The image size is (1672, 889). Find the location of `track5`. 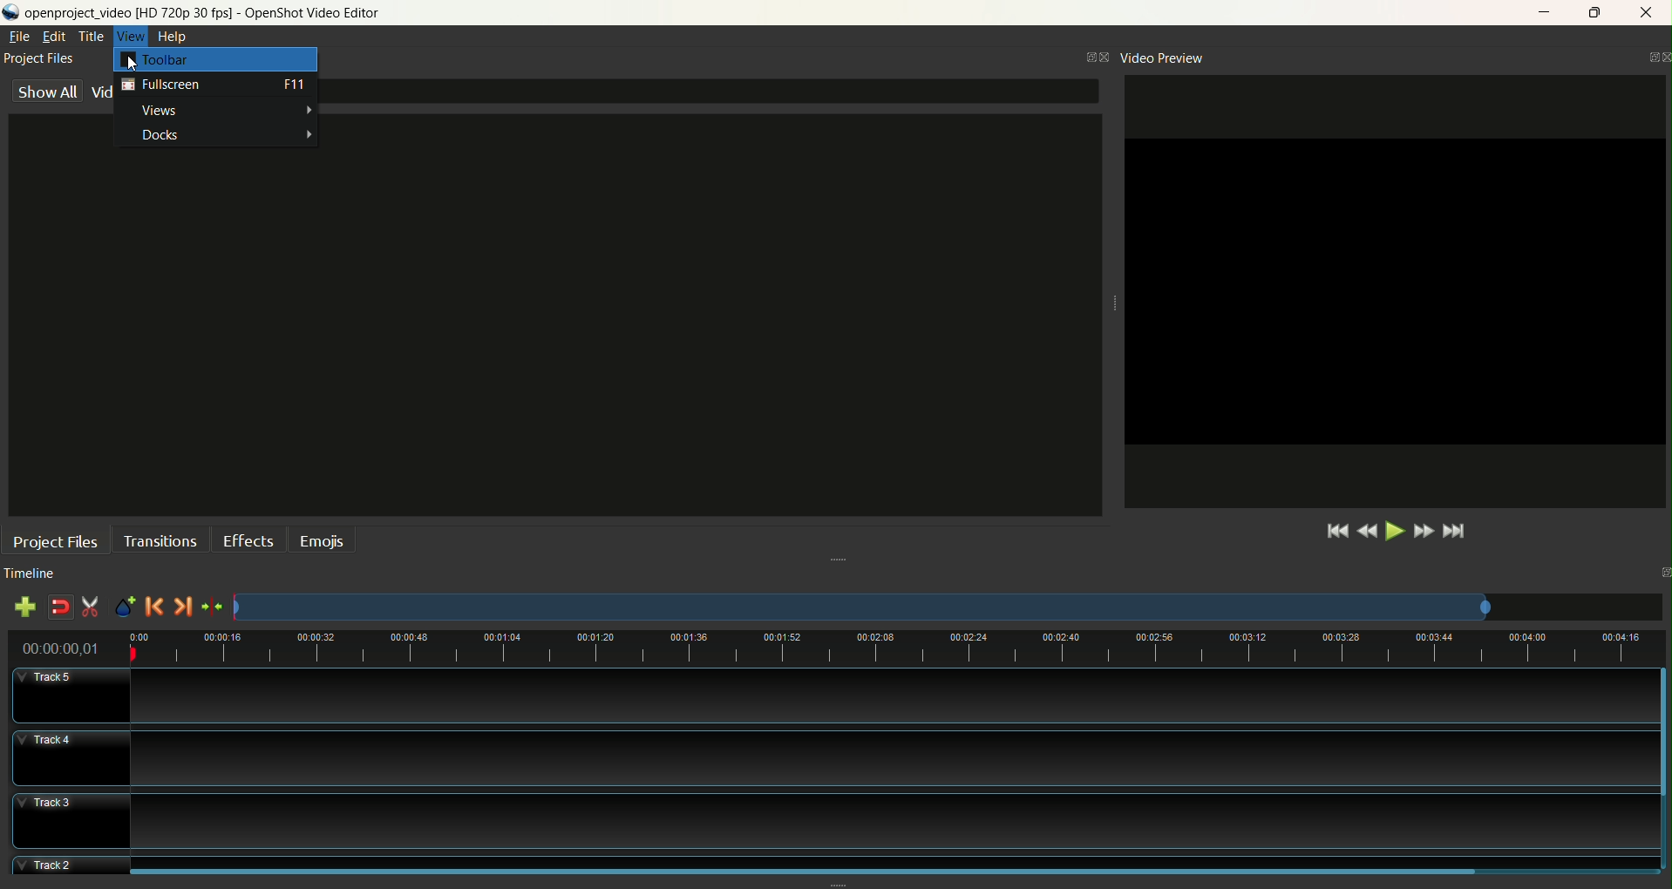

track5 is located at coordinates (838, 695).